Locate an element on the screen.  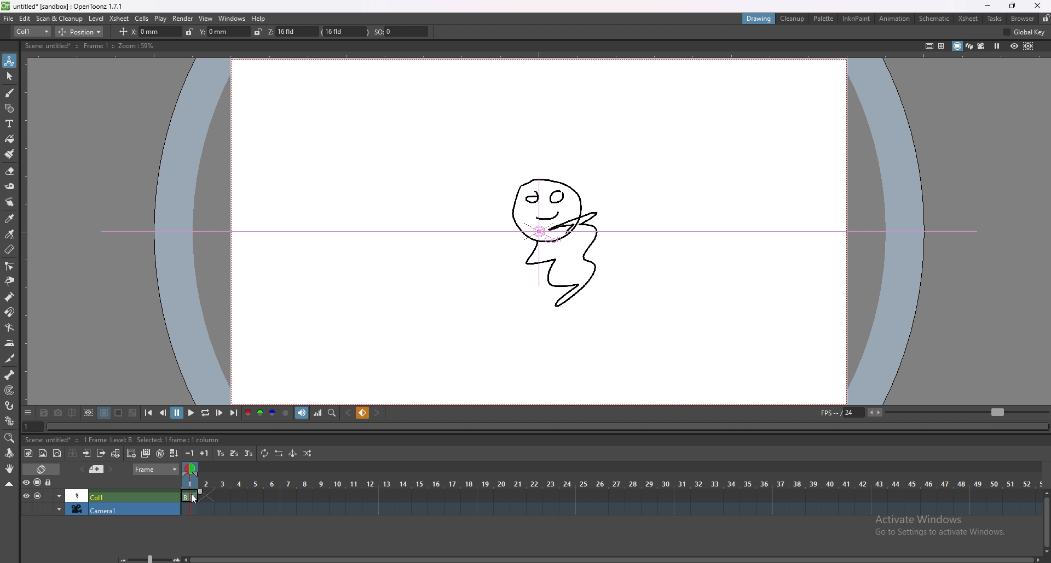
tasks is located at coordinates (995, 18).